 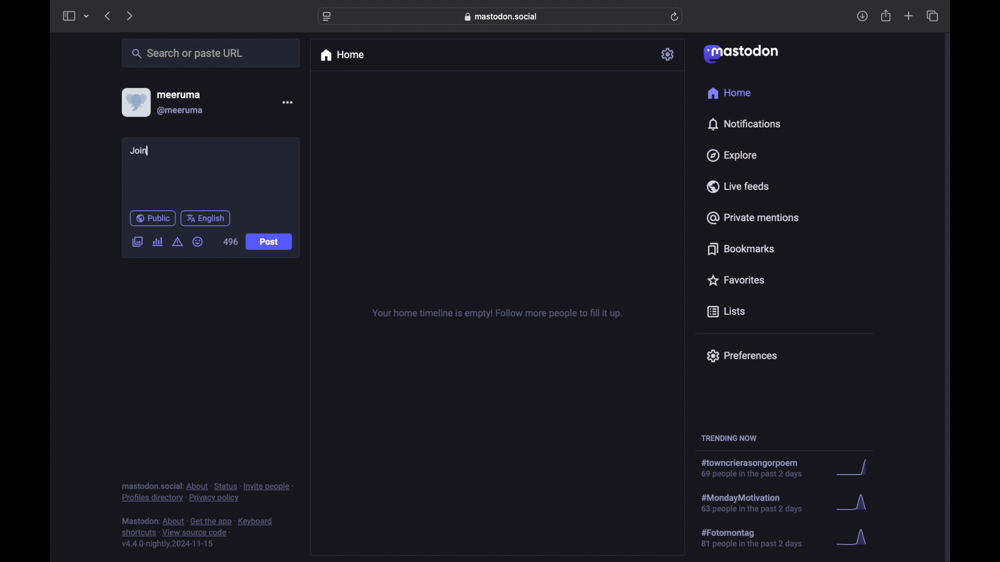 I want to click on next, so click(x=131, y=16).